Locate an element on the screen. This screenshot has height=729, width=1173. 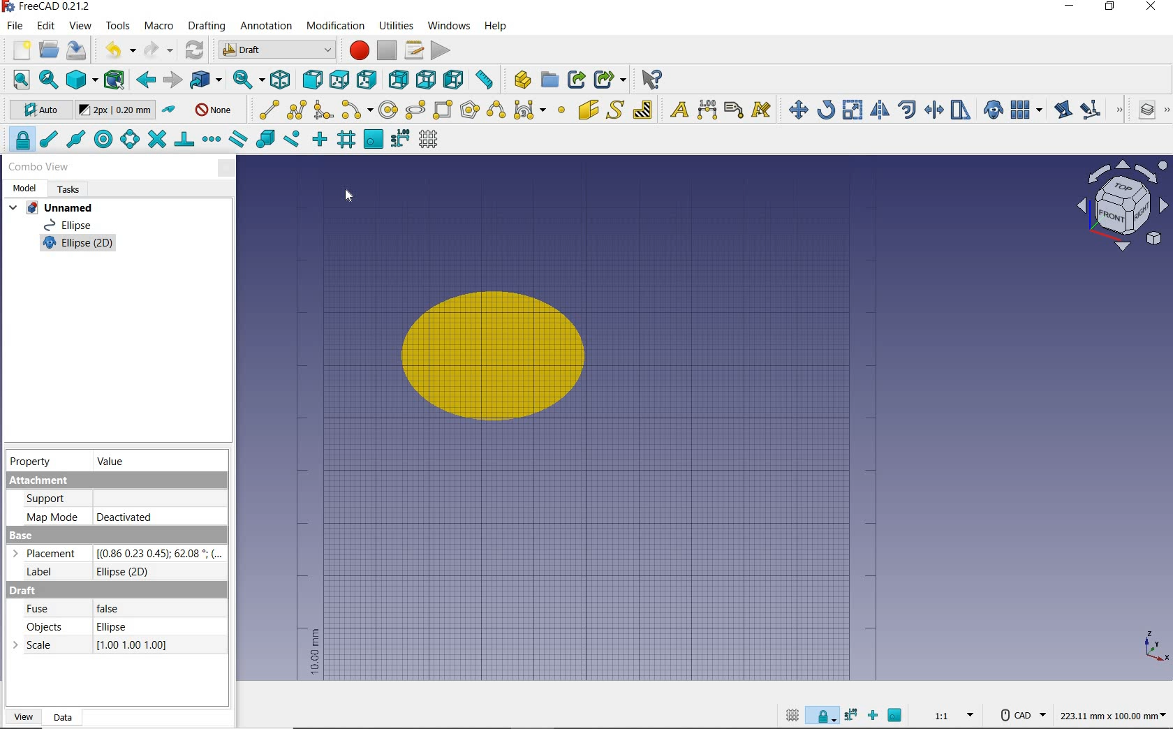
b-spline is located at coordinates (495, 110).